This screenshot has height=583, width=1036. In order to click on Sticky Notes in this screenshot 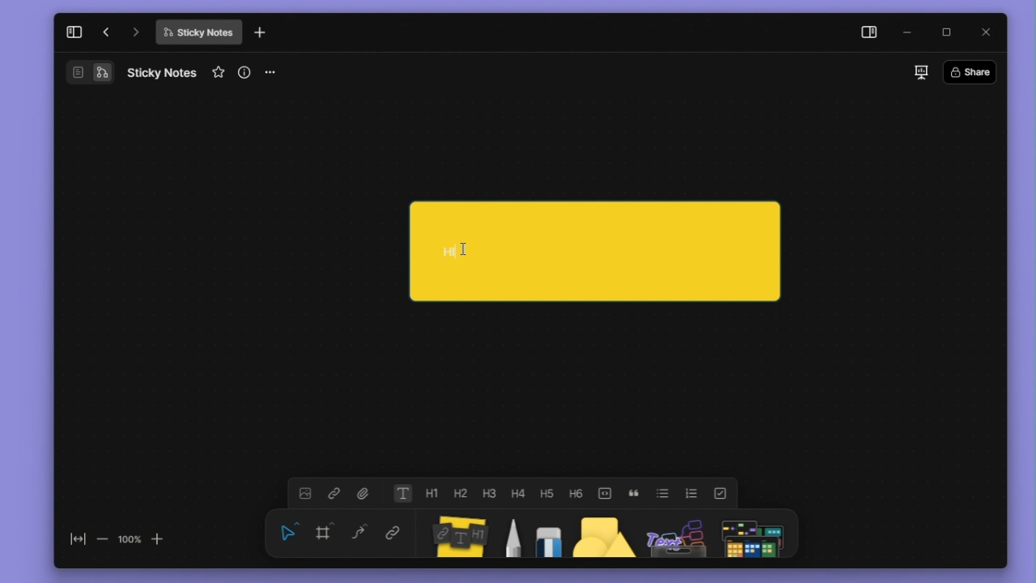, I will do `click(165, 72)`.